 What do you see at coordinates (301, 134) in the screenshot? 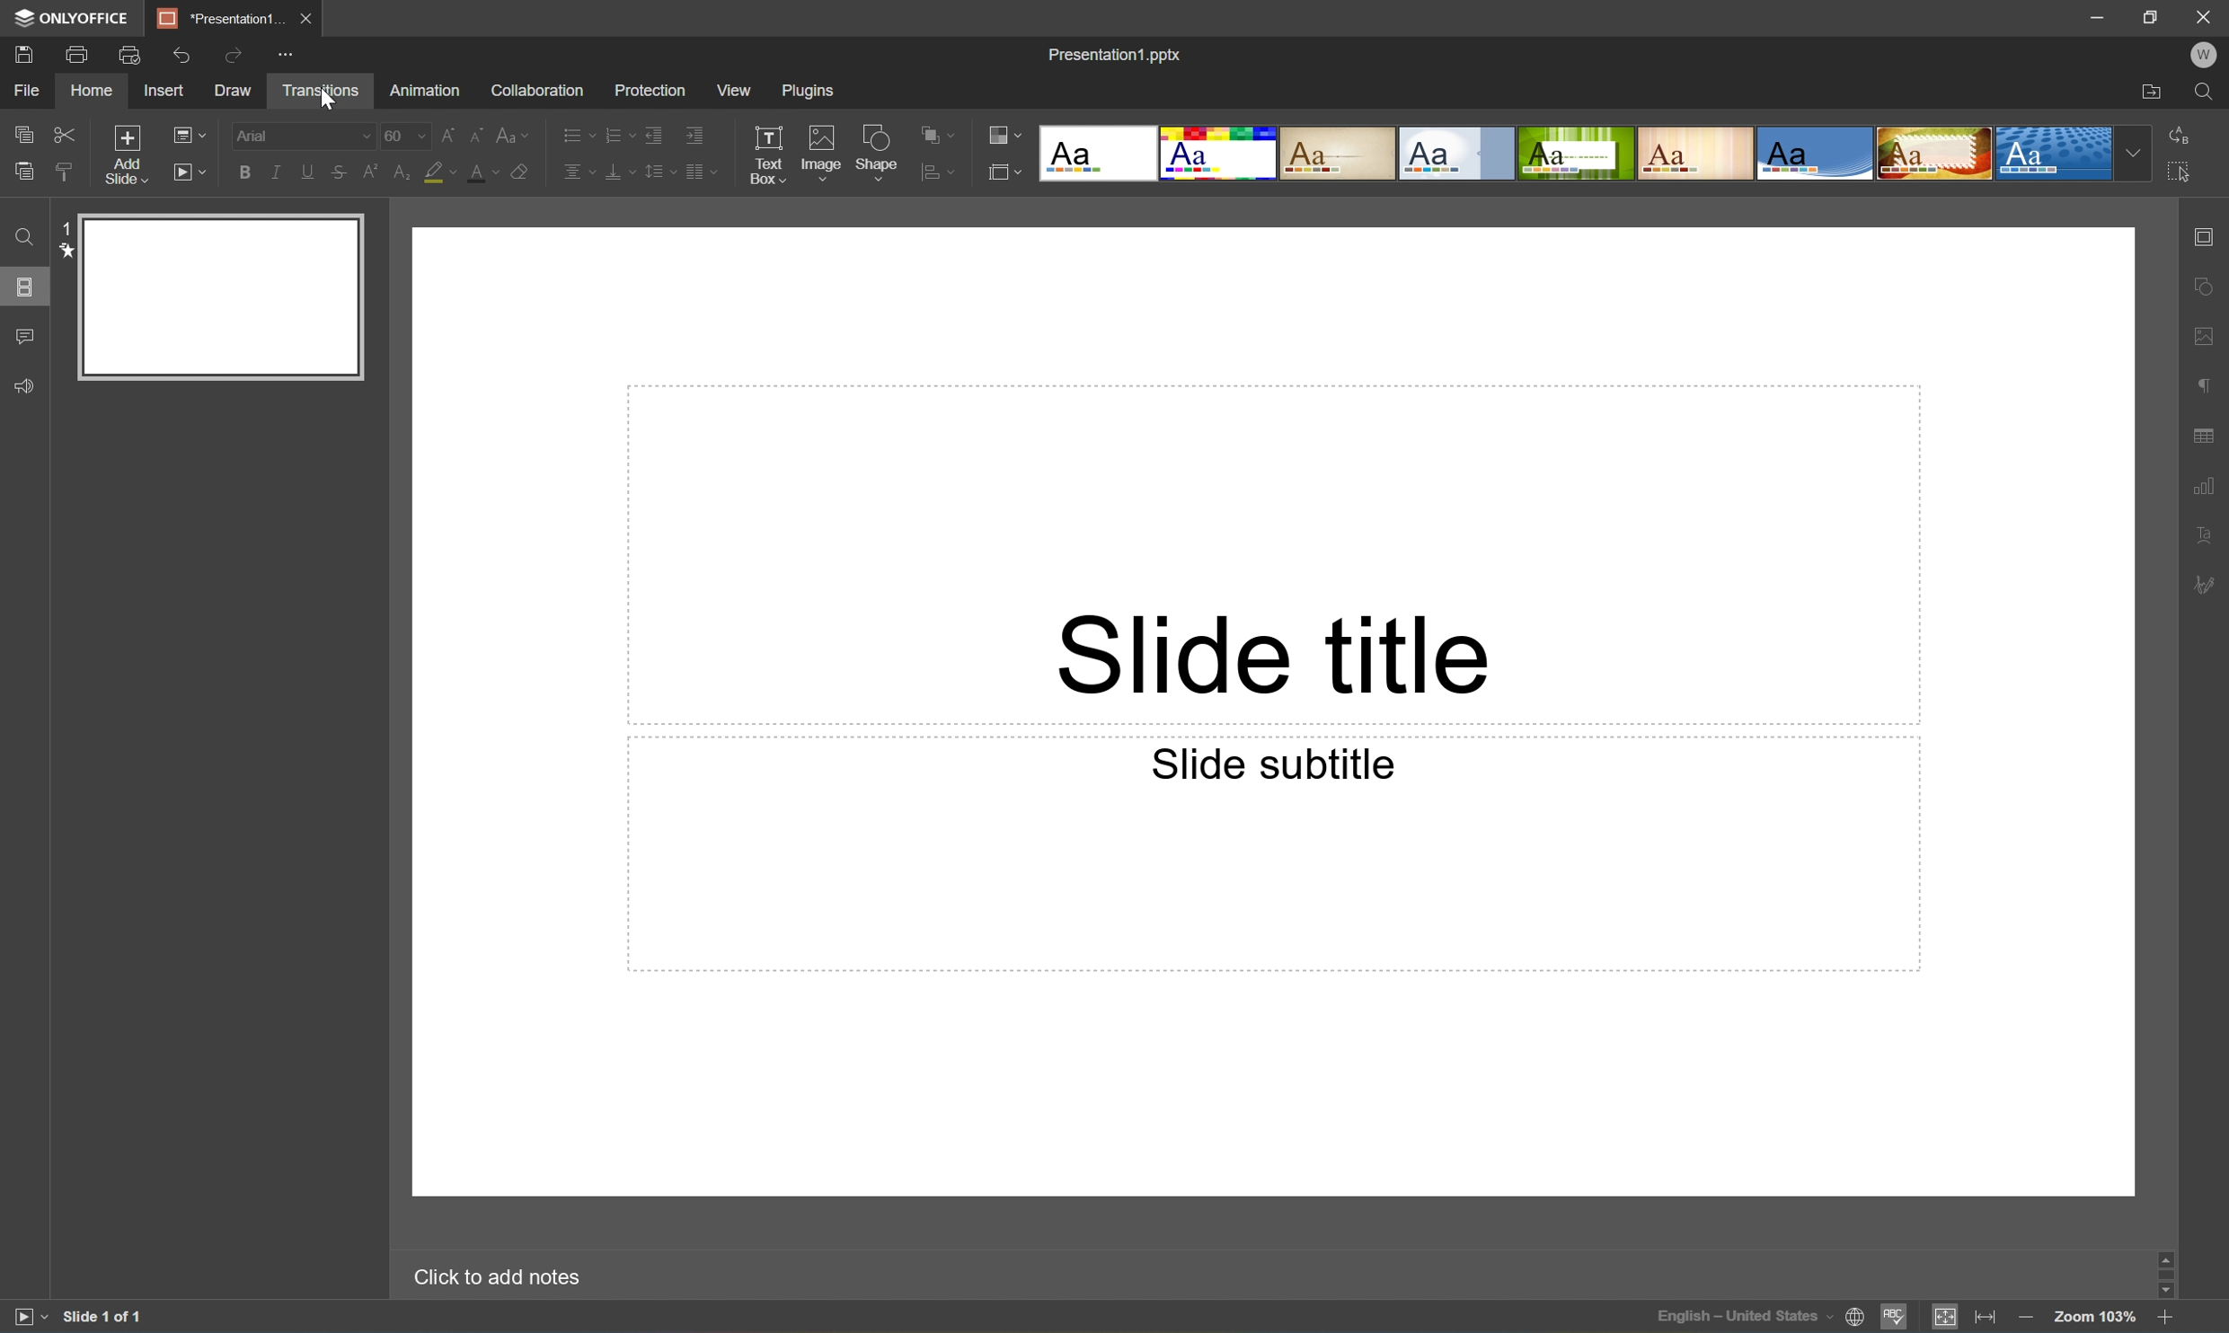
I see `Font` at bounding box center [301, 134].